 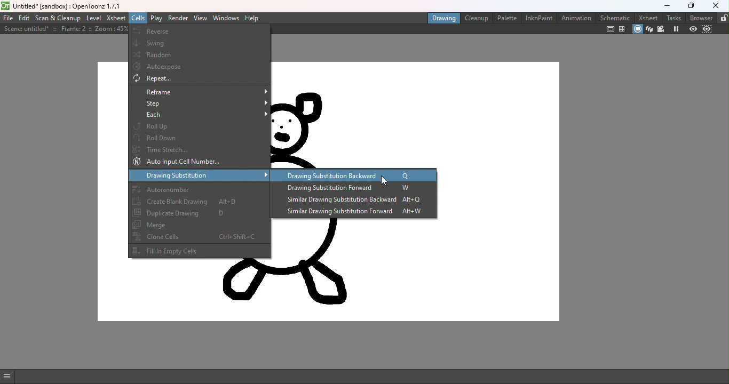 What do you see at coordinates (201, 42) in the screenshot?
I see `Swing` at bounding box center [201, 42].